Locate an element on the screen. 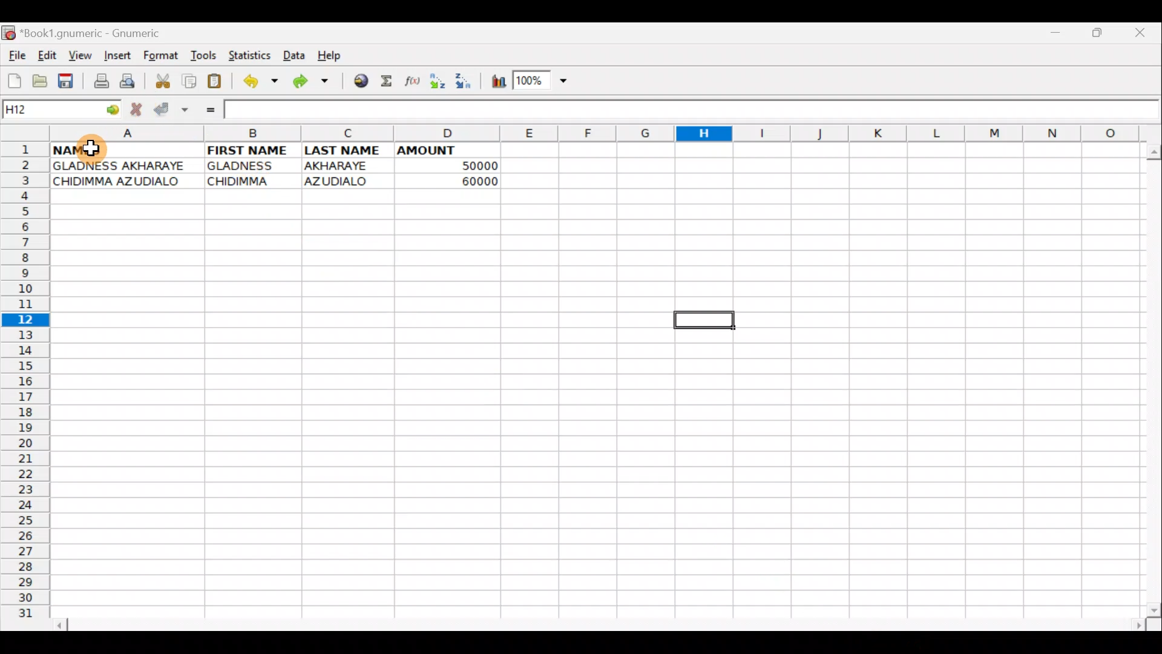 This screenshot has height=654, width=1162. Sort Descending order is located at coordinates (462, 81).